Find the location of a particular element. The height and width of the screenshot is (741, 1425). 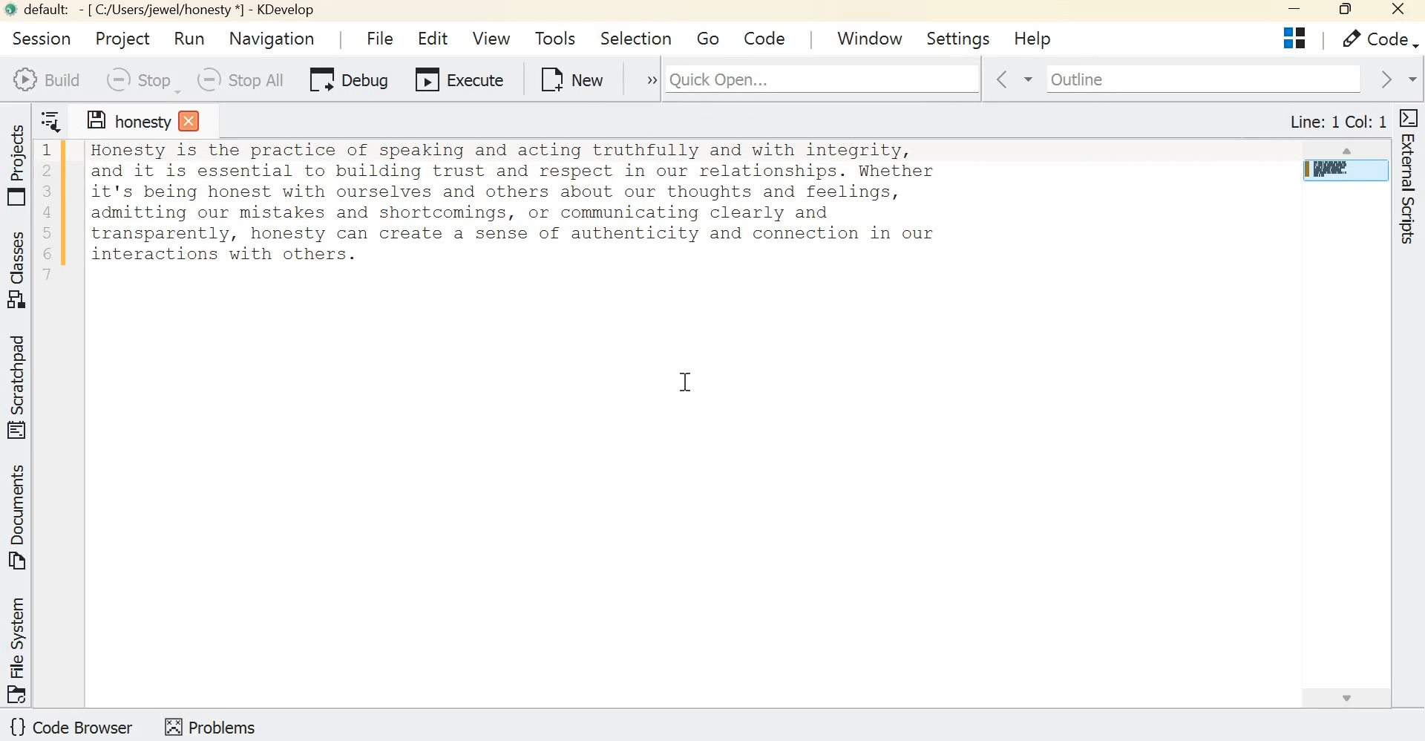

Session is located at coordinates (38, 37).